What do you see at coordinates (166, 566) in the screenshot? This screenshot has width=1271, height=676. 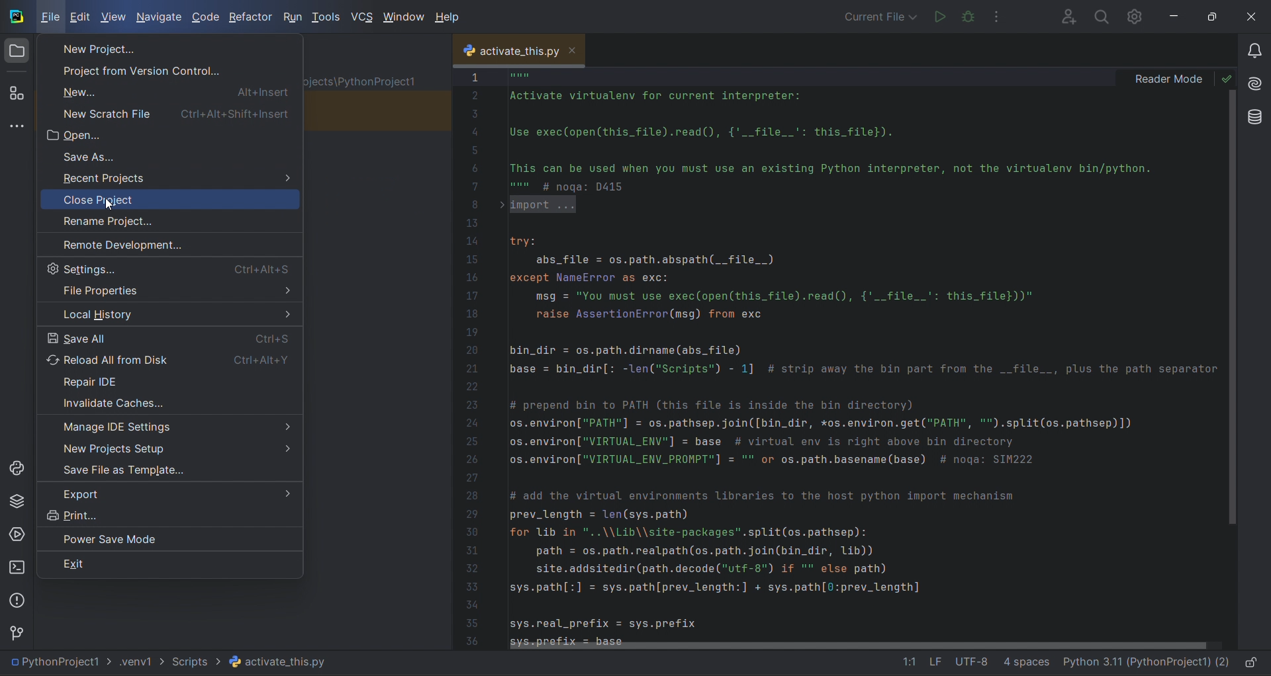 I see `exit` at bounding box center [166, 566].